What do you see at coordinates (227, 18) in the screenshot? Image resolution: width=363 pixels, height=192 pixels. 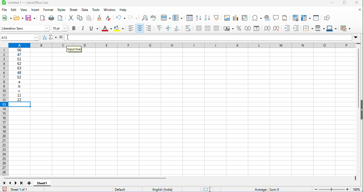 I see `insert image` at bounding box center [227, 18].